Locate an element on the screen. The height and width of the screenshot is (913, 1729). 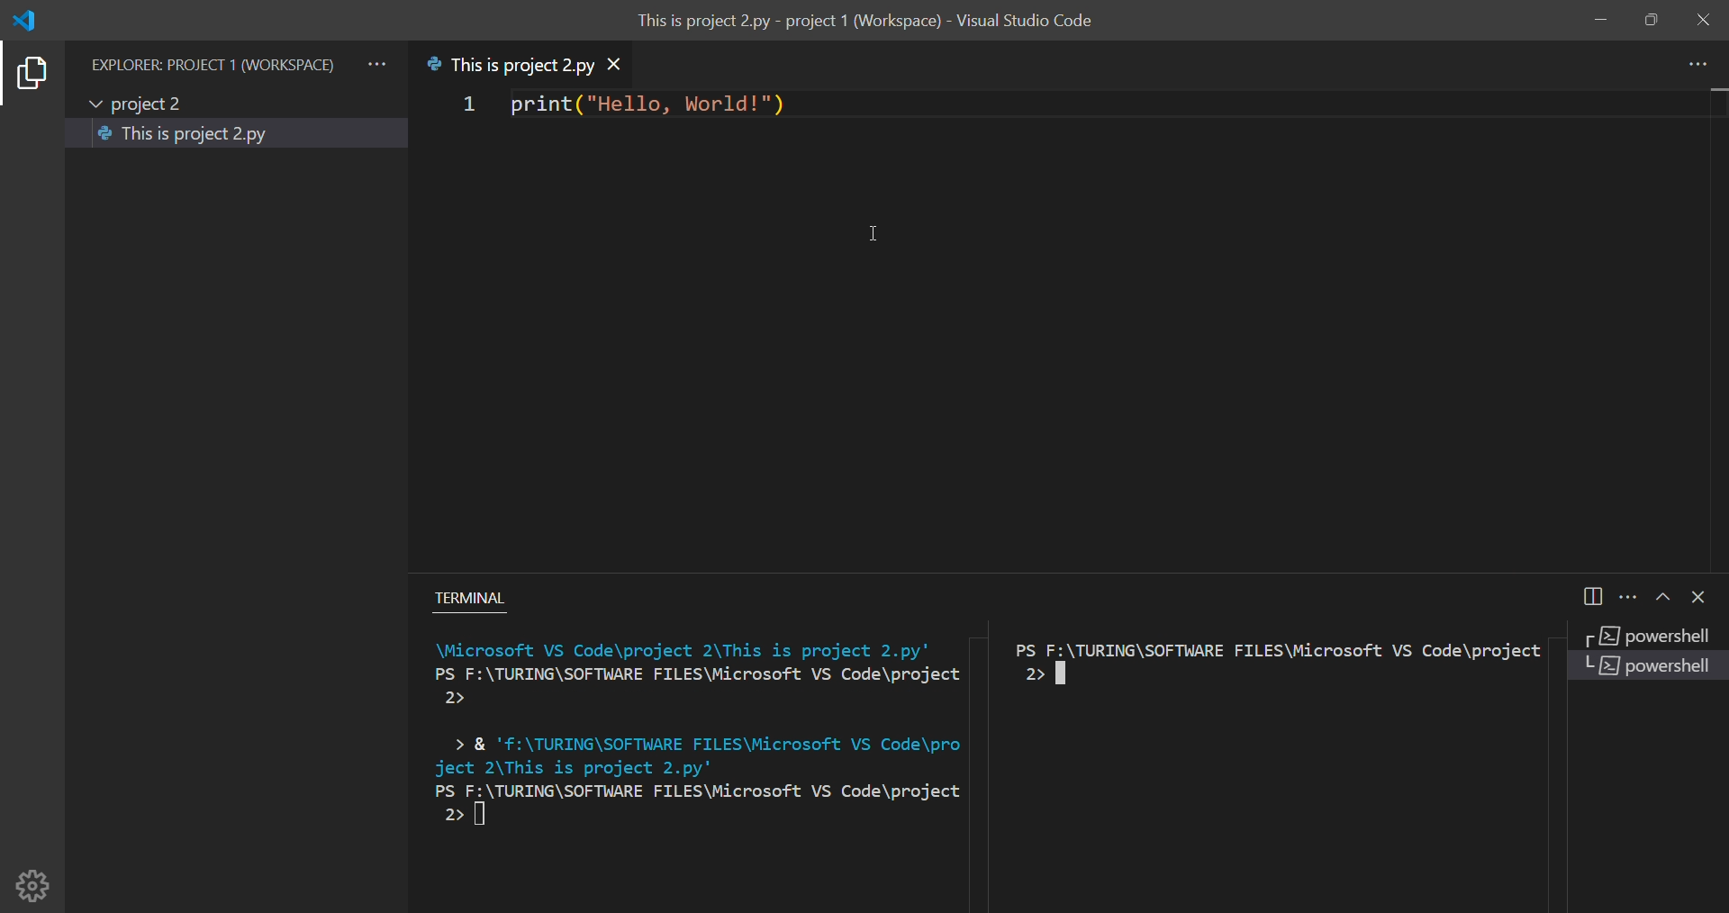
logo is located at coordinates (32, 19).